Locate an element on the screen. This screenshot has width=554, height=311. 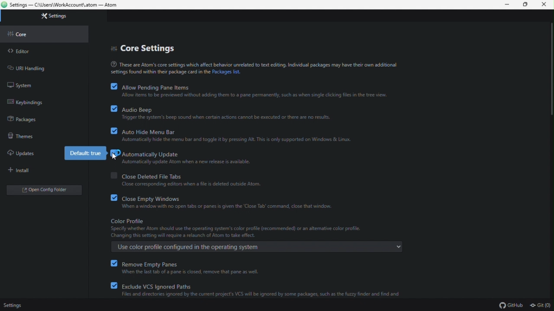
Settings is located at coordinates (14, 304).